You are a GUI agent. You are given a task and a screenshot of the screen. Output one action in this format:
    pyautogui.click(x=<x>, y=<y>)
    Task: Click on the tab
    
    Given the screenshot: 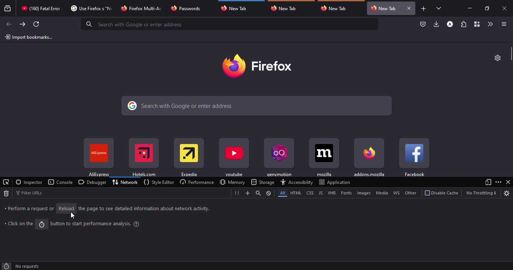 What is the action you would take?
    pyautogui.click(x=92, y=8)
    